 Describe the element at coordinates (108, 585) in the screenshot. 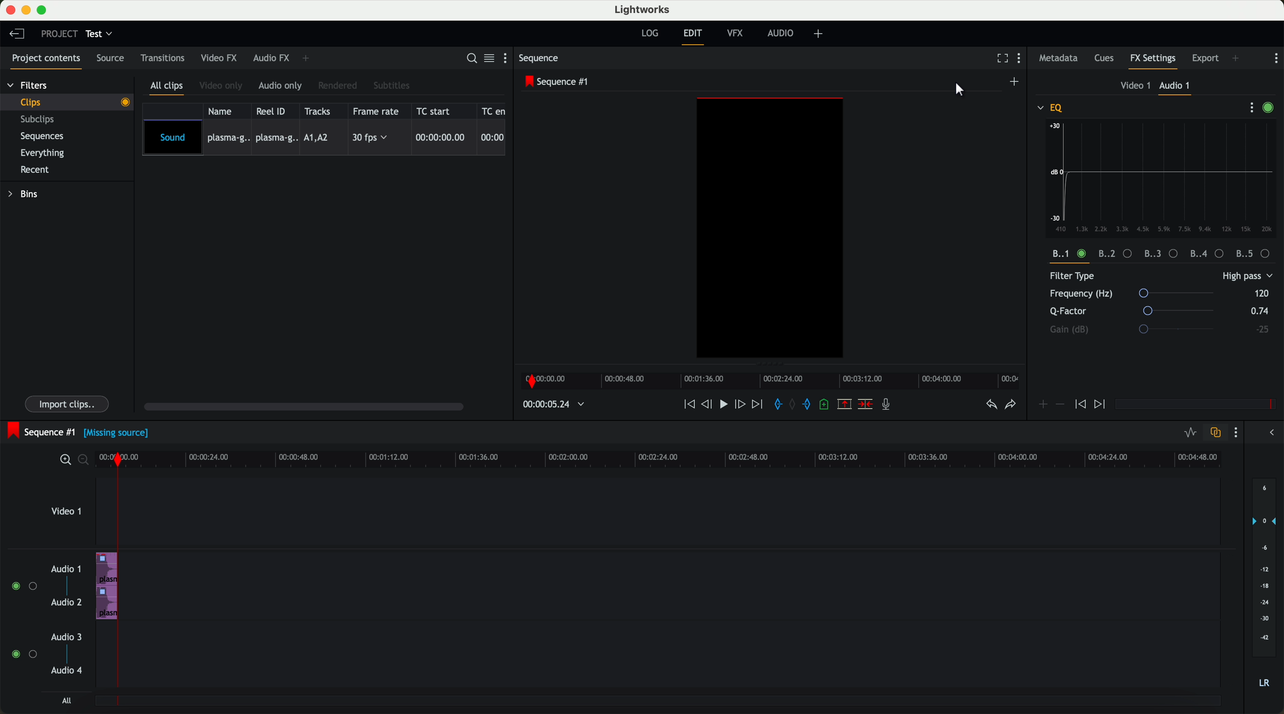

I see `audio with effect applied` at that location.